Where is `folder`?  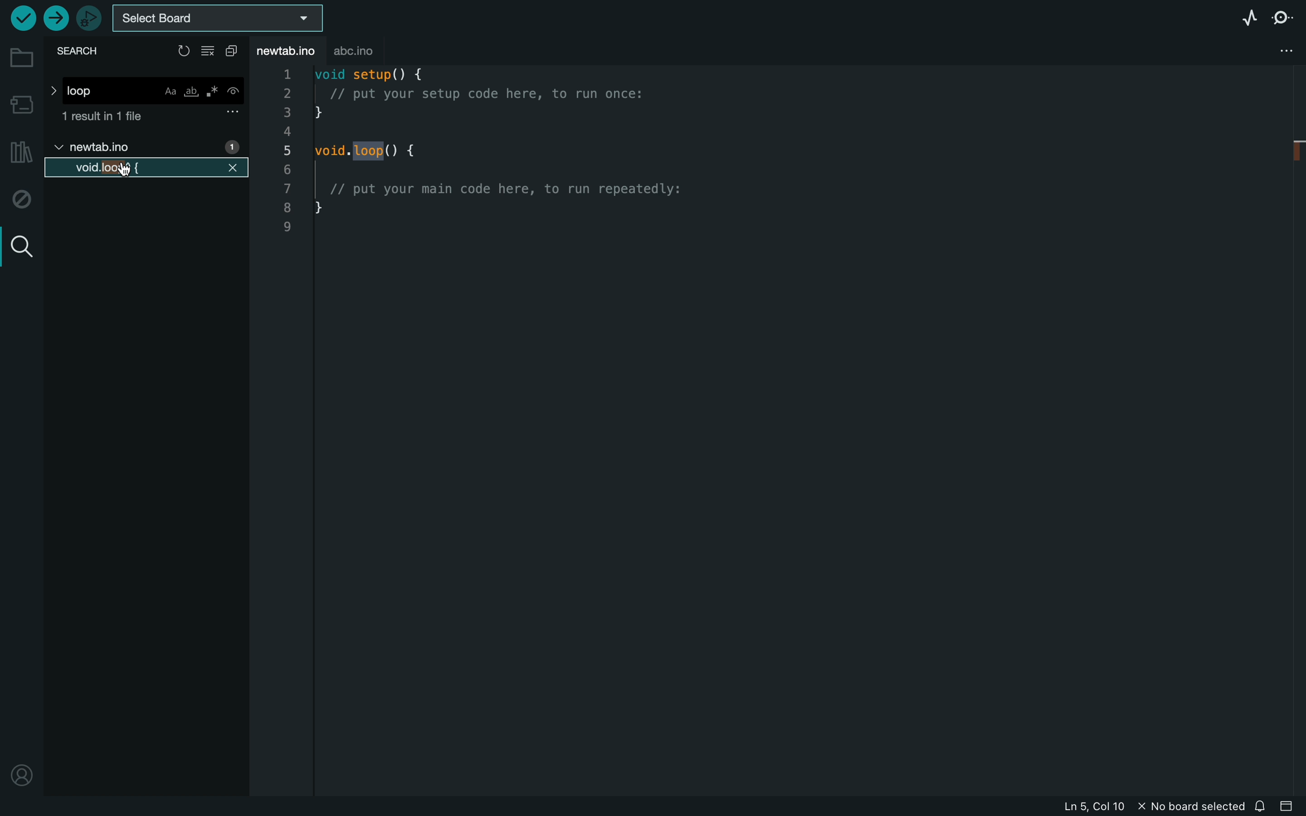
folder is located at coordinates (20, 58).